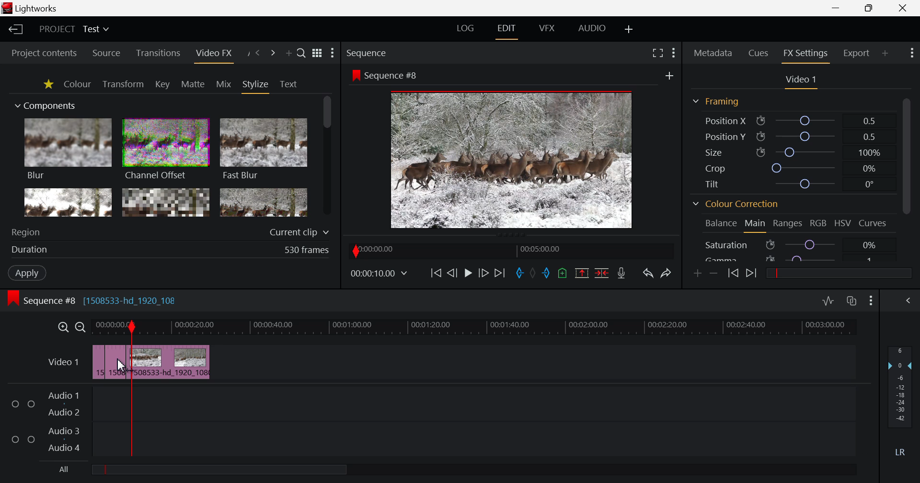 The image size is (920, 483). Describe the element at coordinates (837, 8) in the screenshot. I see `Restore Down` at that location.